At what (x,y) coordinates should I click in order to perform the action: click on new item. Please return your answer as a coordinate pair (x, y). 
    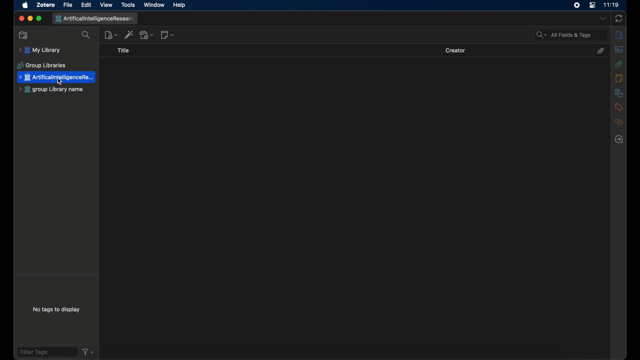
    Looking at the image, I should click on (111, 35).